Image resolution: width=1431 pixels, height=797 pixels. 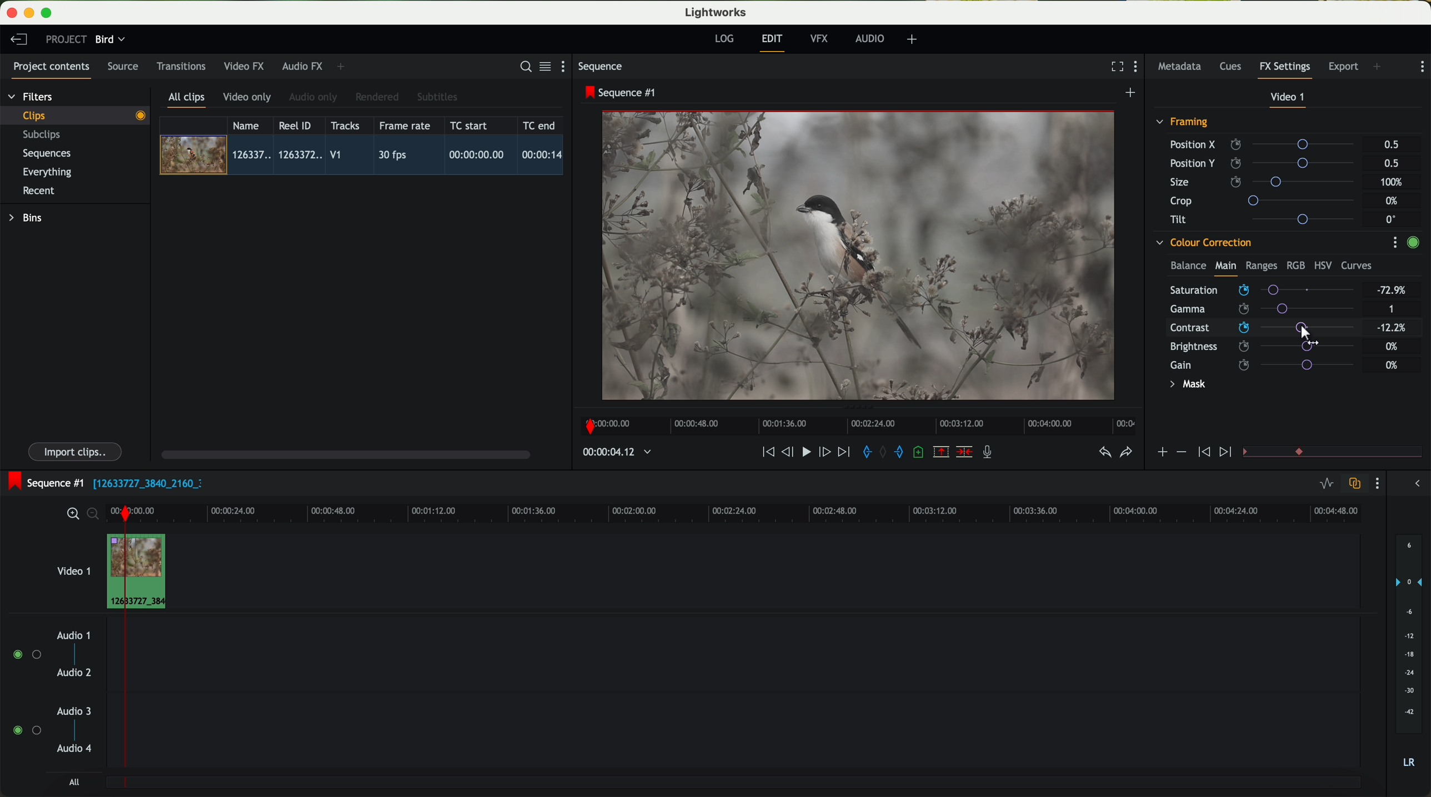 I want to click on sequence #1, so click(x=622, y=92).